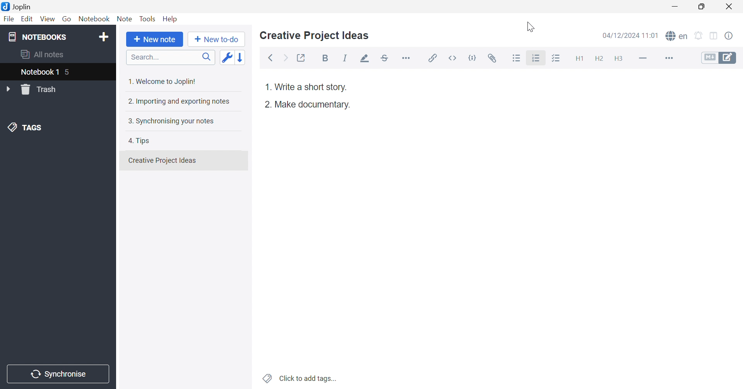 The height and width of the screenshot is (389, 743). I want to click on View, so click(47, 19).